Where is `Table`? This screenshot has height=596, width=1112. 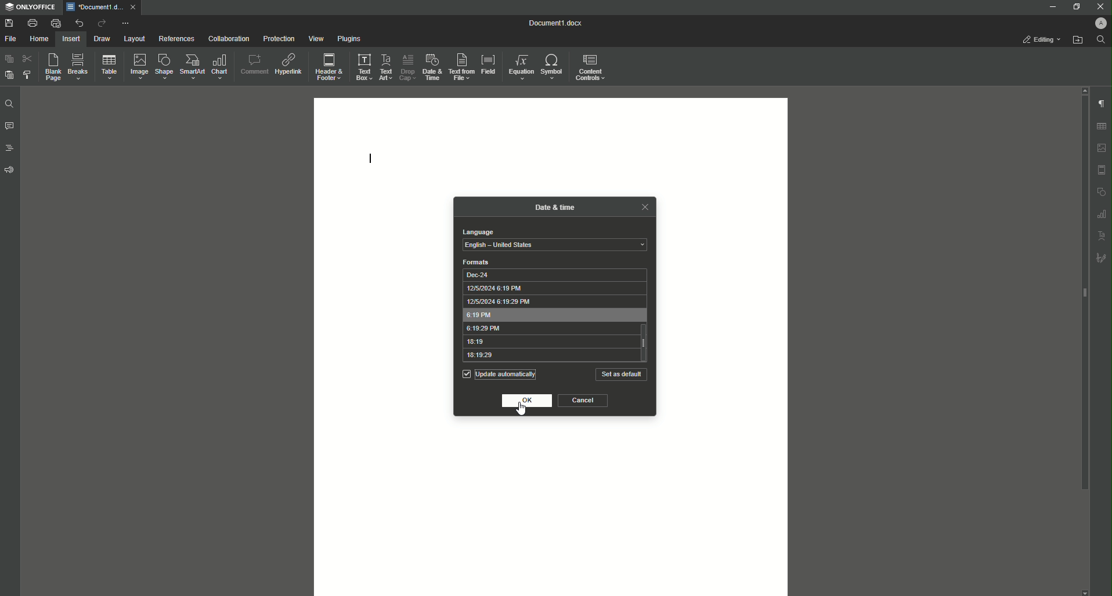 Table is located at coordinates (107, 67).